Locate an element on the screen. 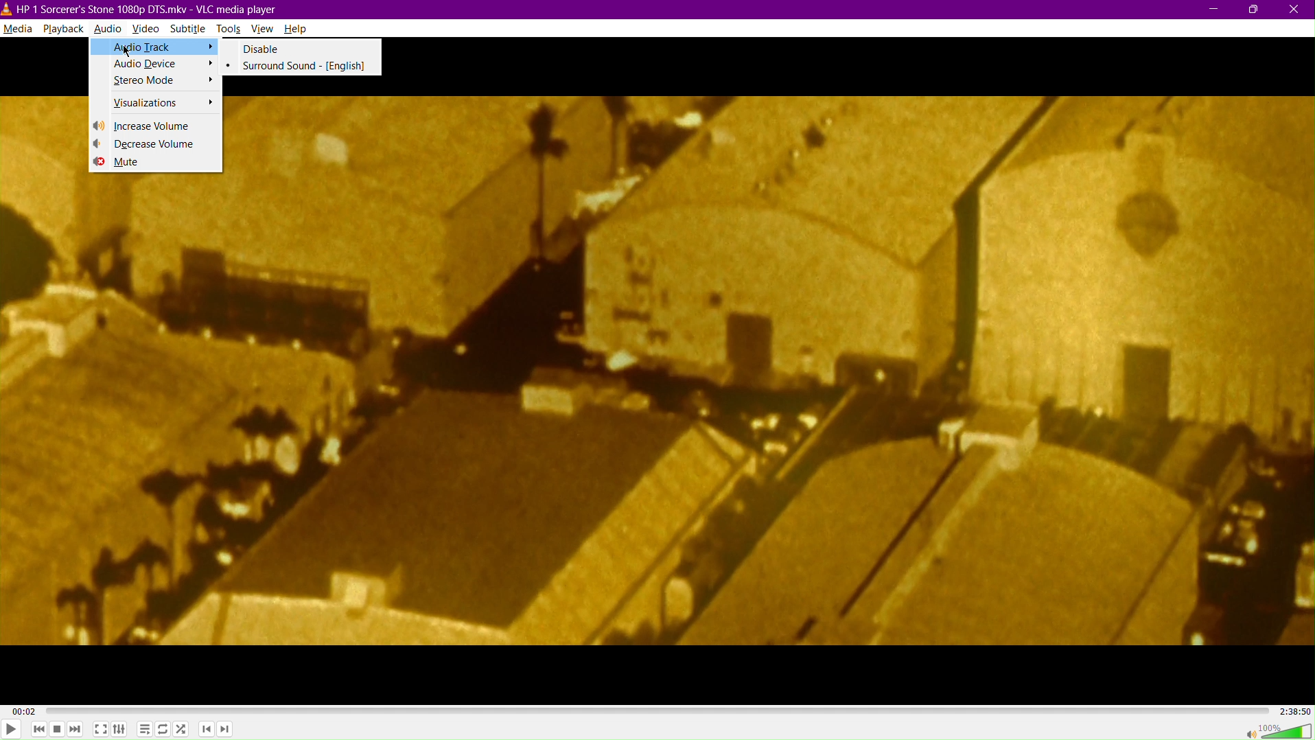  Increase Volume is located at coordinates (156, 126).